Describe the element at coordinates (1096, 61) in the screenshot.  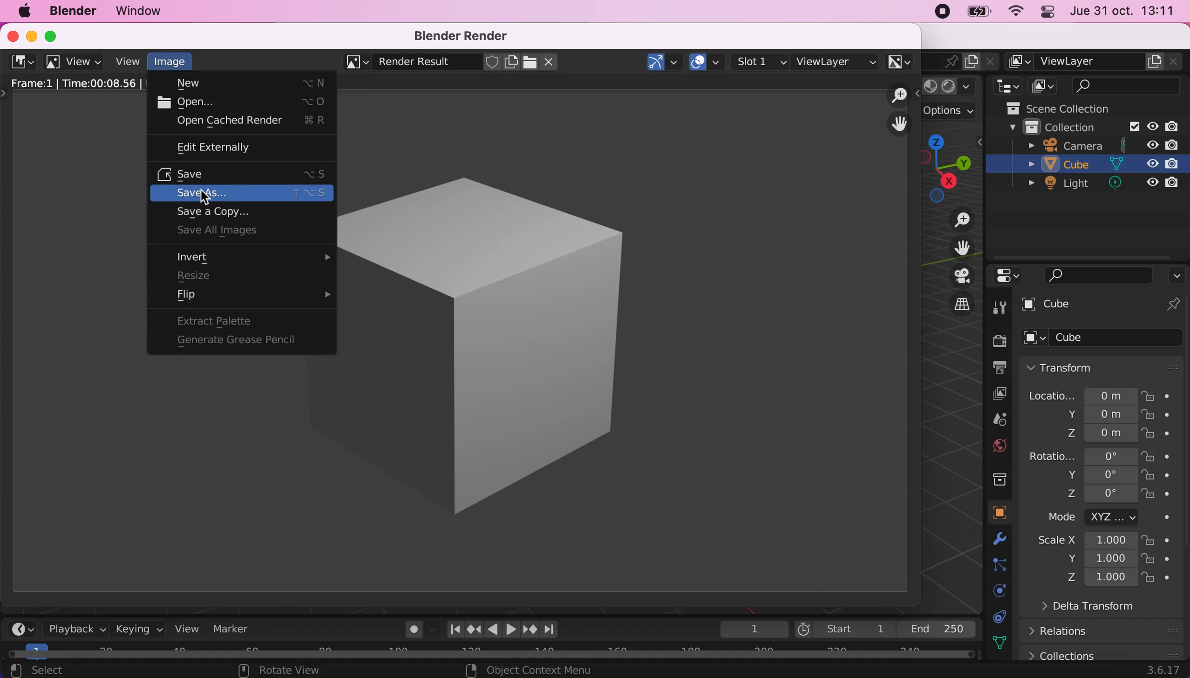
I see `view layer` at that location.